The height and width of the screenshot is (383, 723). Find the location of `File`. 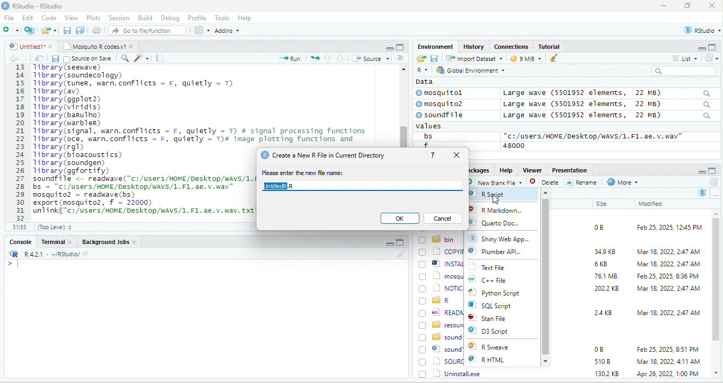

File is located at coordinates (9, 18).